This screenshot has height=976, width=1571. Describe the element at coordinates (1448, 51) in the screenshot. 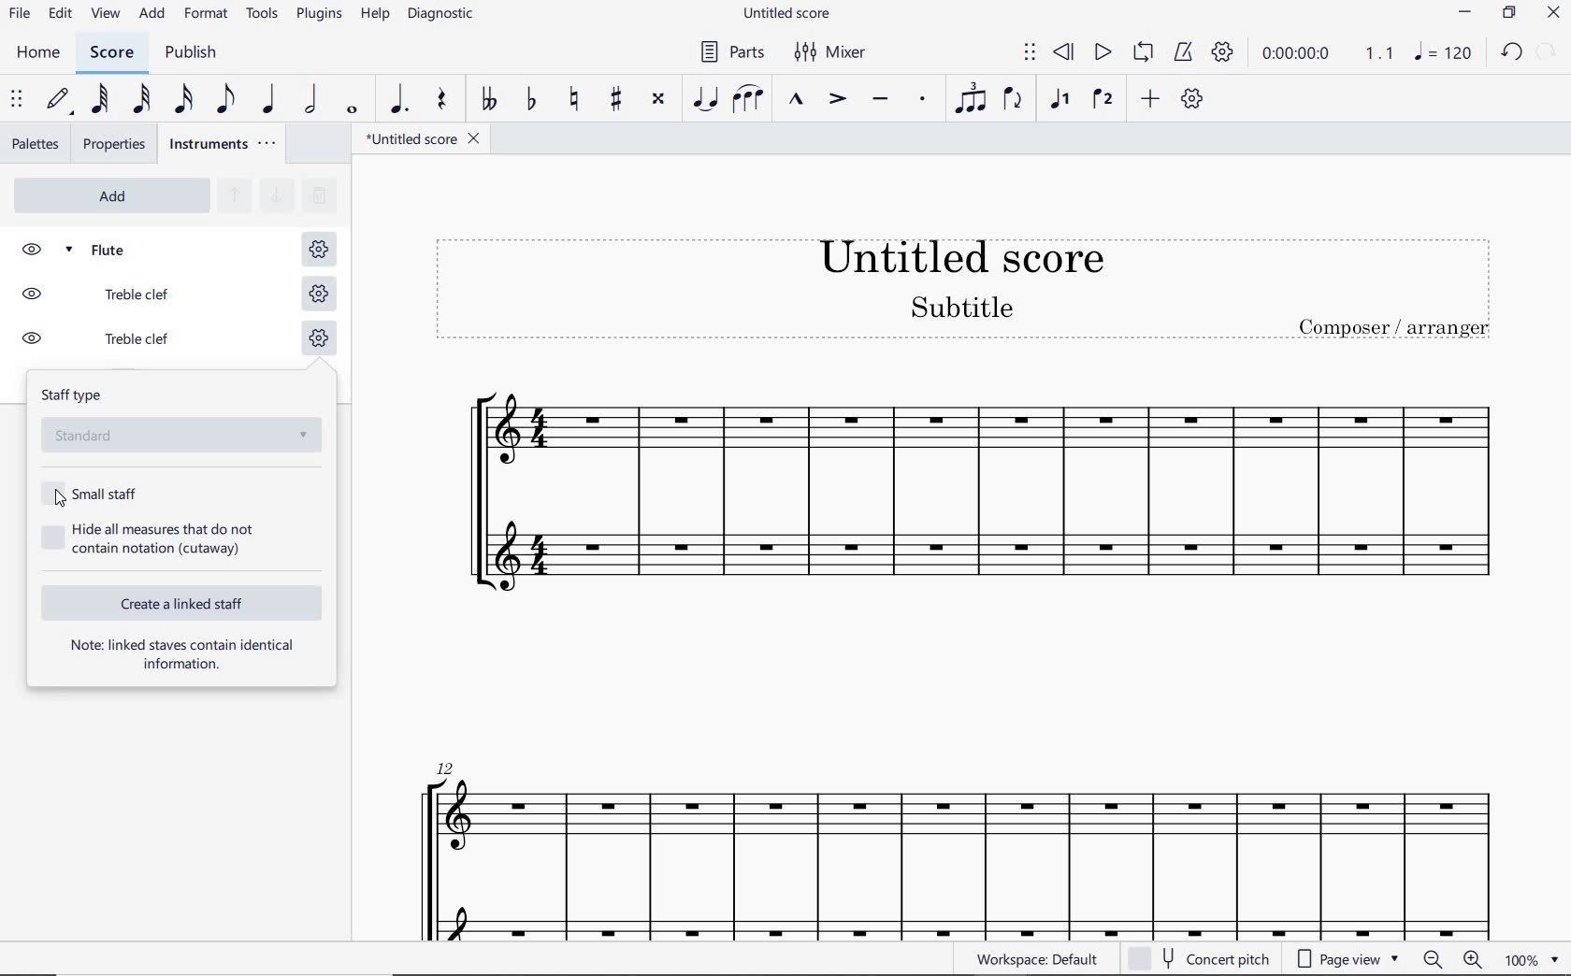

I see `note` at that location.